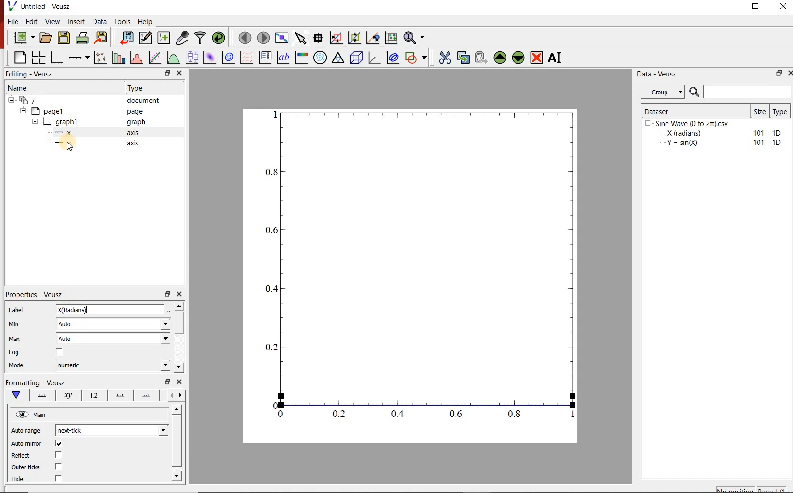 The image size is (793, 493). What do you see at coordinates (113, 324) in the screenshot?
I see `Auto` at bounding box center [113, 324].